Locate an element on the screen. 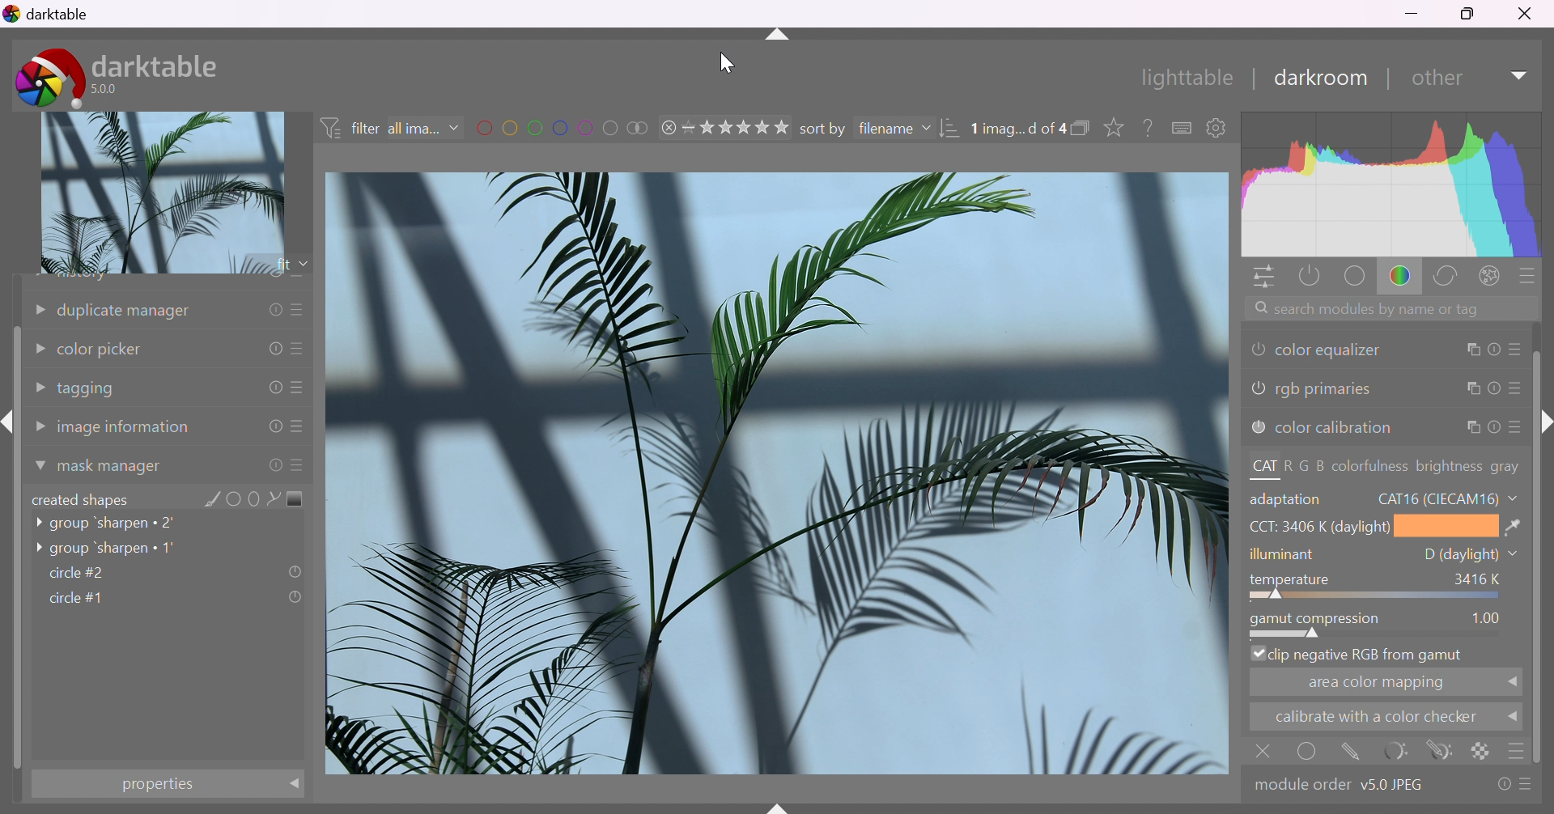  correct is located at coordinates (1446, 276).